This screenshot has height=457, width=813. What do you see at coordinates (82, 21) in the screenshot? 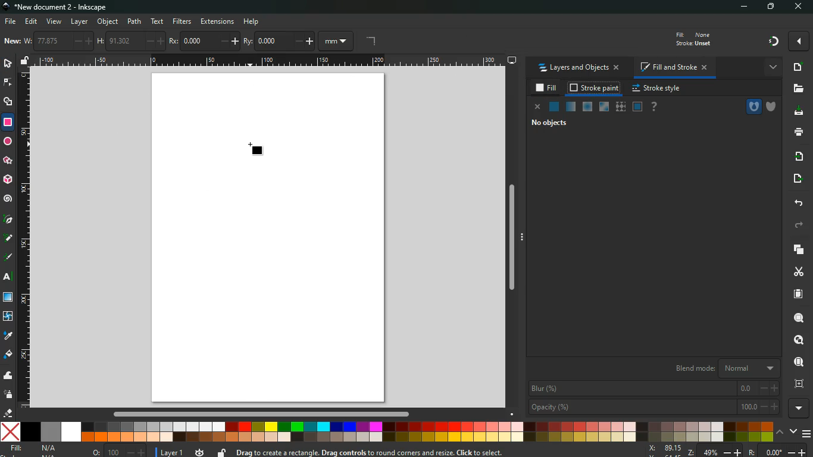
I see `layer` at bounding box center [82, 21].